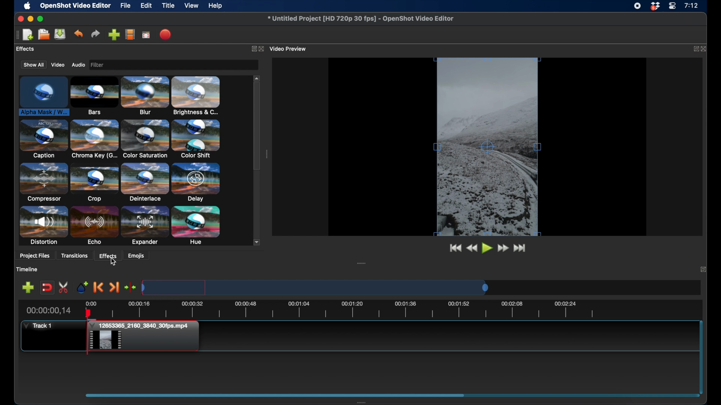  What do you see at coordinates (43, 139) in the screenshot?
I see `caption` at bounding box center [43, 139].